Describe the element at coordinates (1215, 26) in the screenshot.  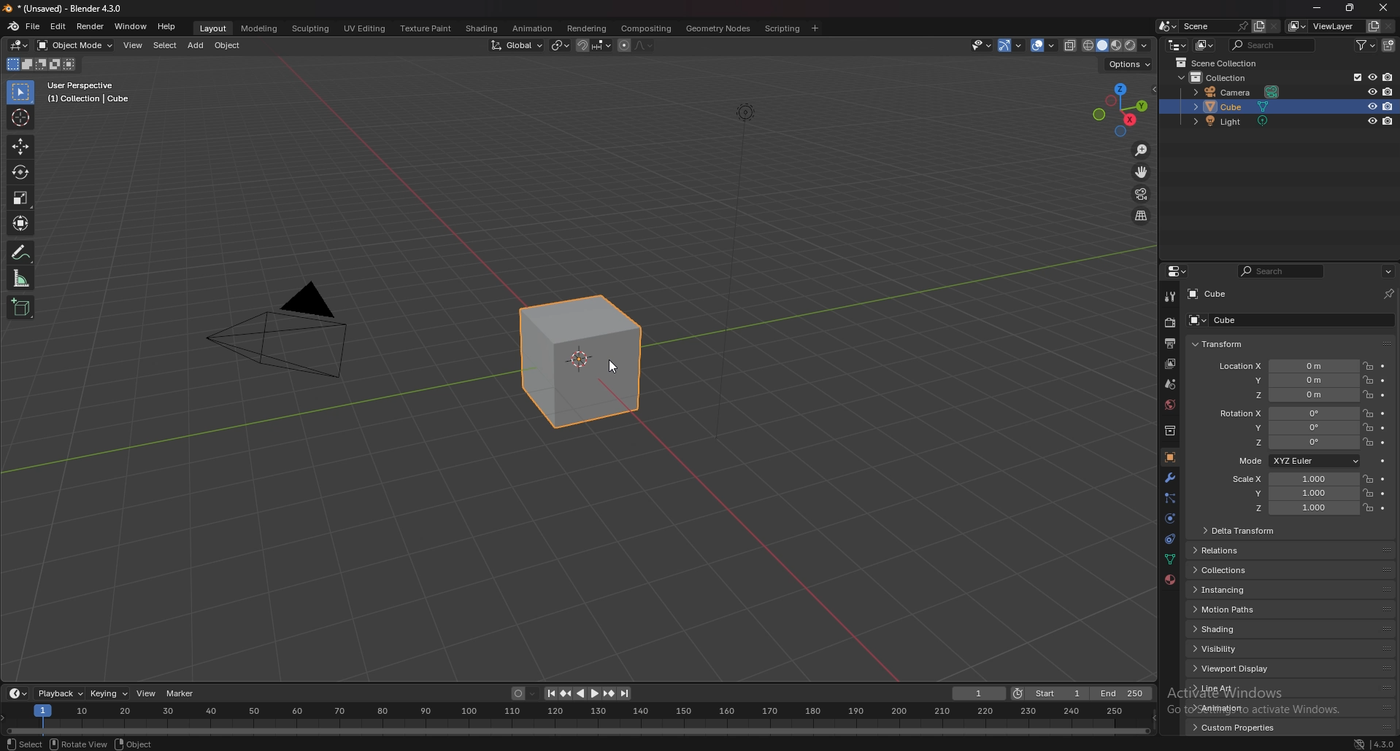
I see `scene` at that location.